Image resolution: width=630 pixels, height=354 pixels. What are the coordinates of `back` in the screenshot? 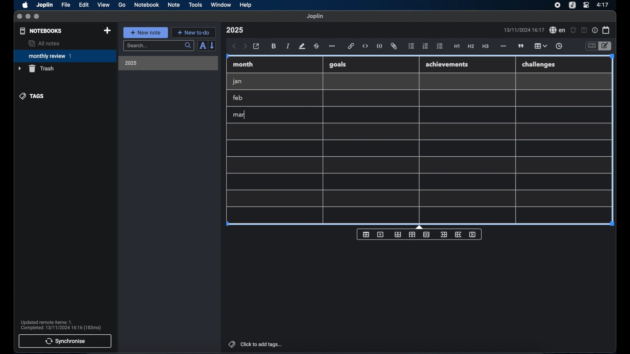 It's located at (234, 46).